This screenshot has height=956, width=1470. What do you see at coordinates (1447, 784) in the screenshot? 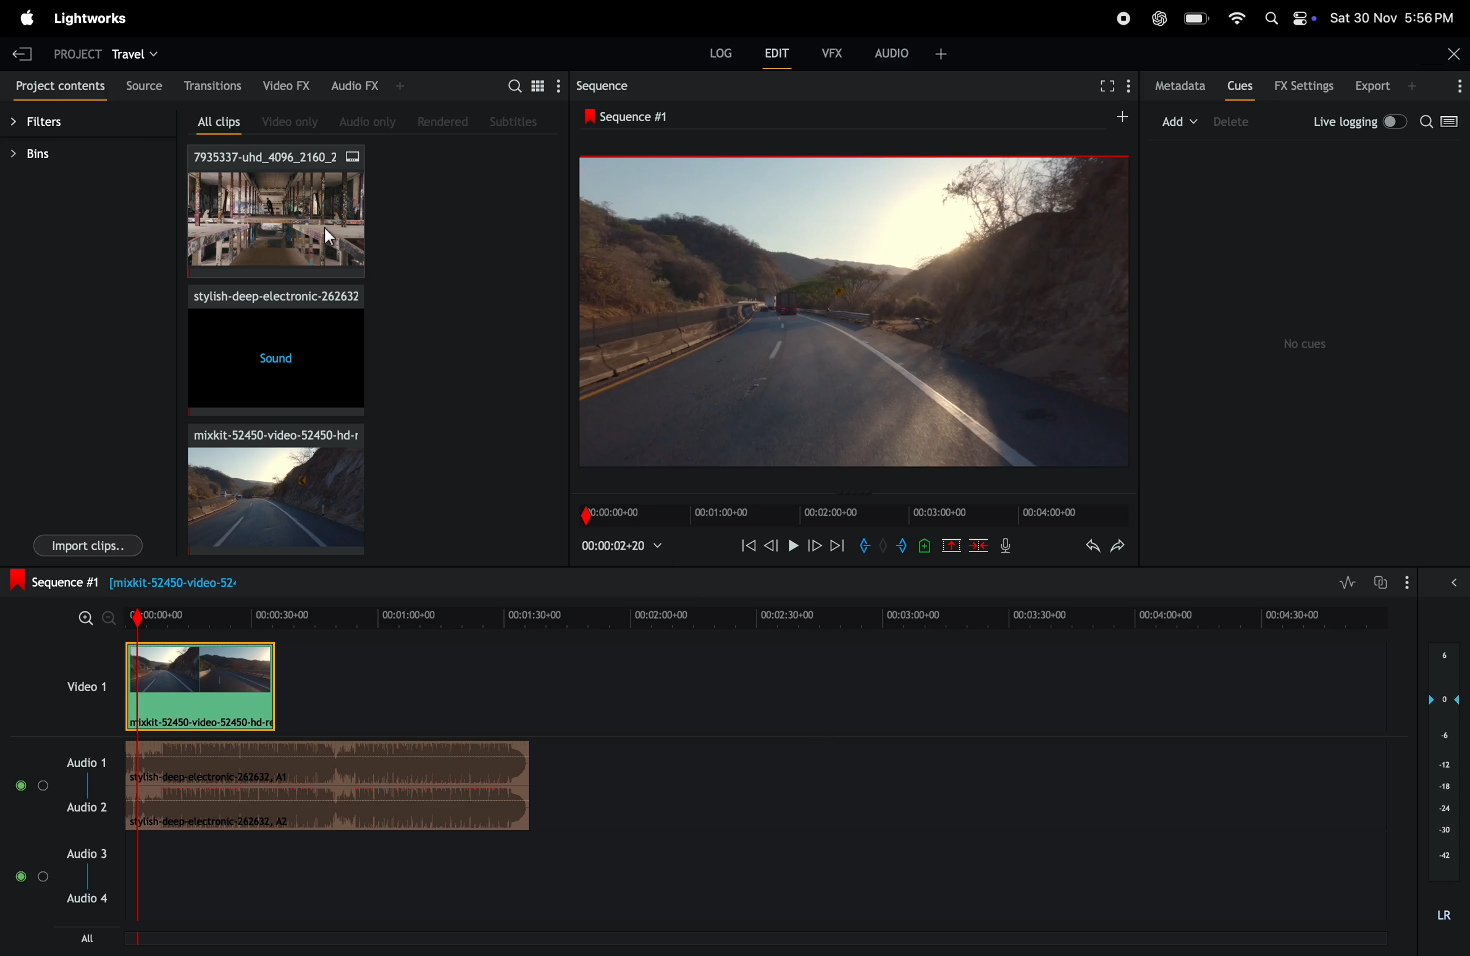
I see `audio pitch` at bounding box center [1447, 784].